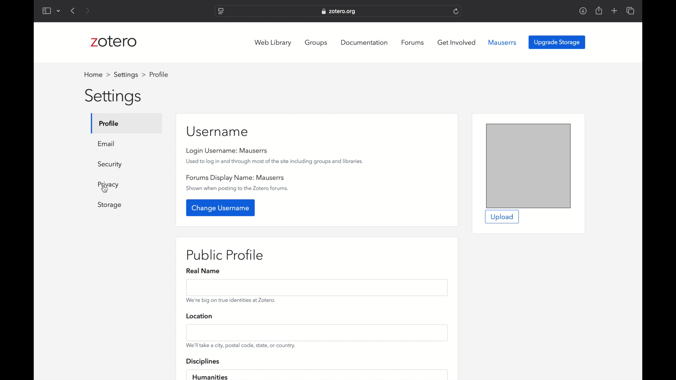 The width and height of the screenshot is (676, 380). Describe the element at coordinates (221, 208) in the screenshot. I see `change username` at that location.